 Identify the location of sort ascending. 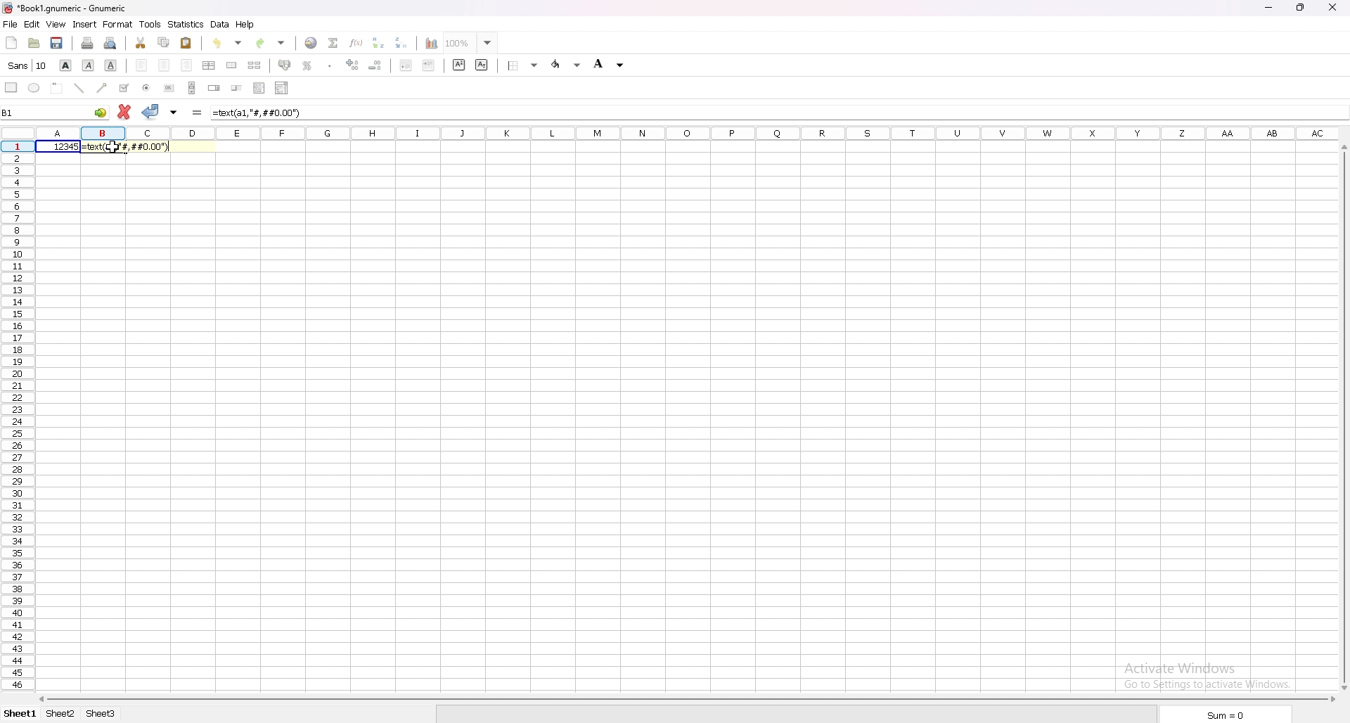
(379, 43).